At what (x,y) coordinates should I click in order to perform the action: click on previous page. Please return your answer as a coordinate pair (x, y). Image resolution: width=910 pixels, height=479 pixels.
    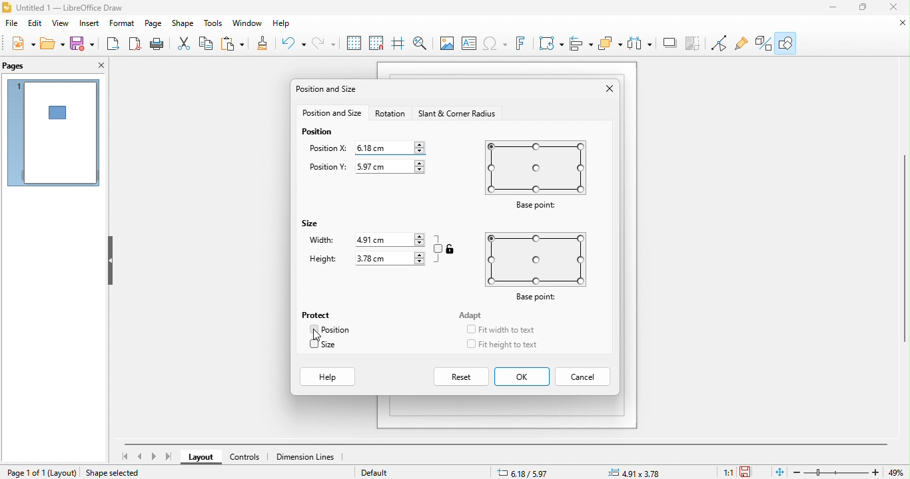
    Looking at the image, I should click on (141, 456).